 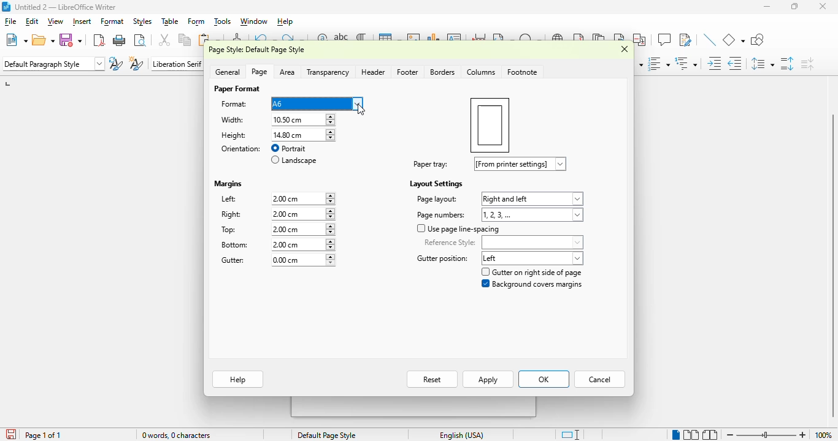 What do you see at coordinates (498, 215) in the screenshot?
I see `page numbers: 1,2,3,...` at bounding box center [498, 215].